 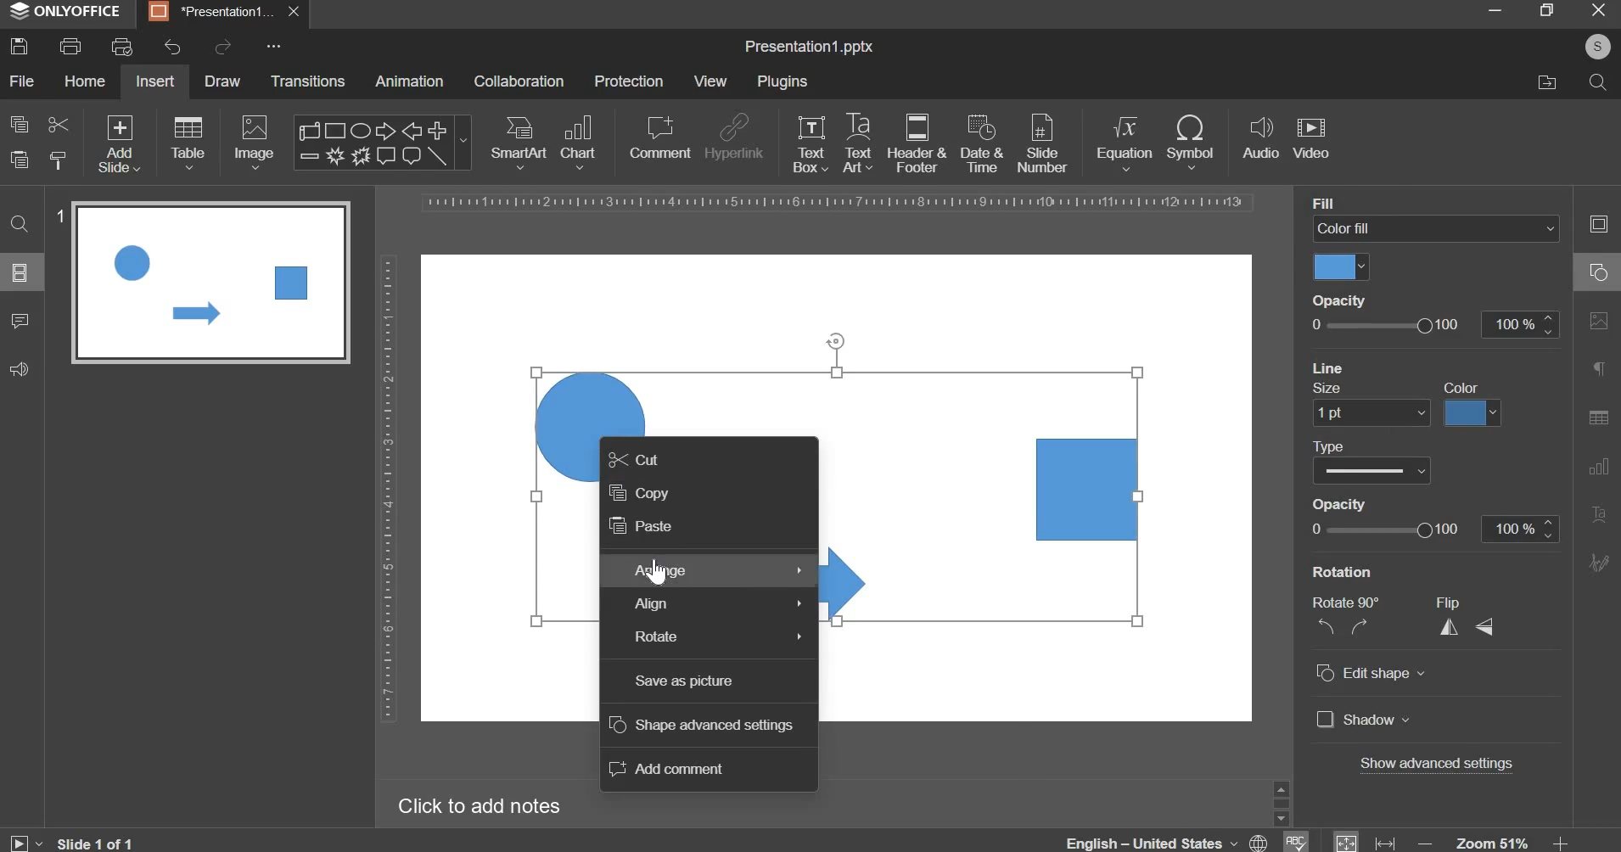 I want to click on draw, so click(x=224, y=80).